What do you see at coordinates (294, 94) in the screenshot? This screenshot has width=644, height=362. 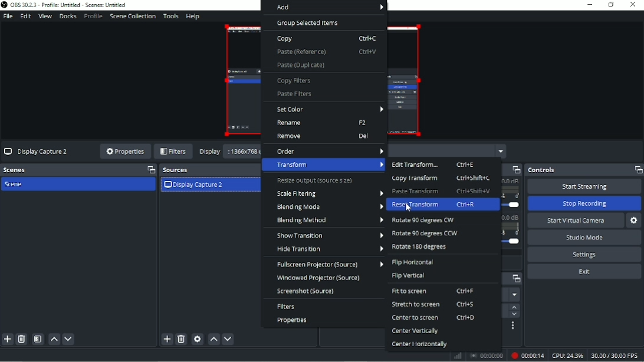 I see `Paste filters` at bounding box center [294, 94].